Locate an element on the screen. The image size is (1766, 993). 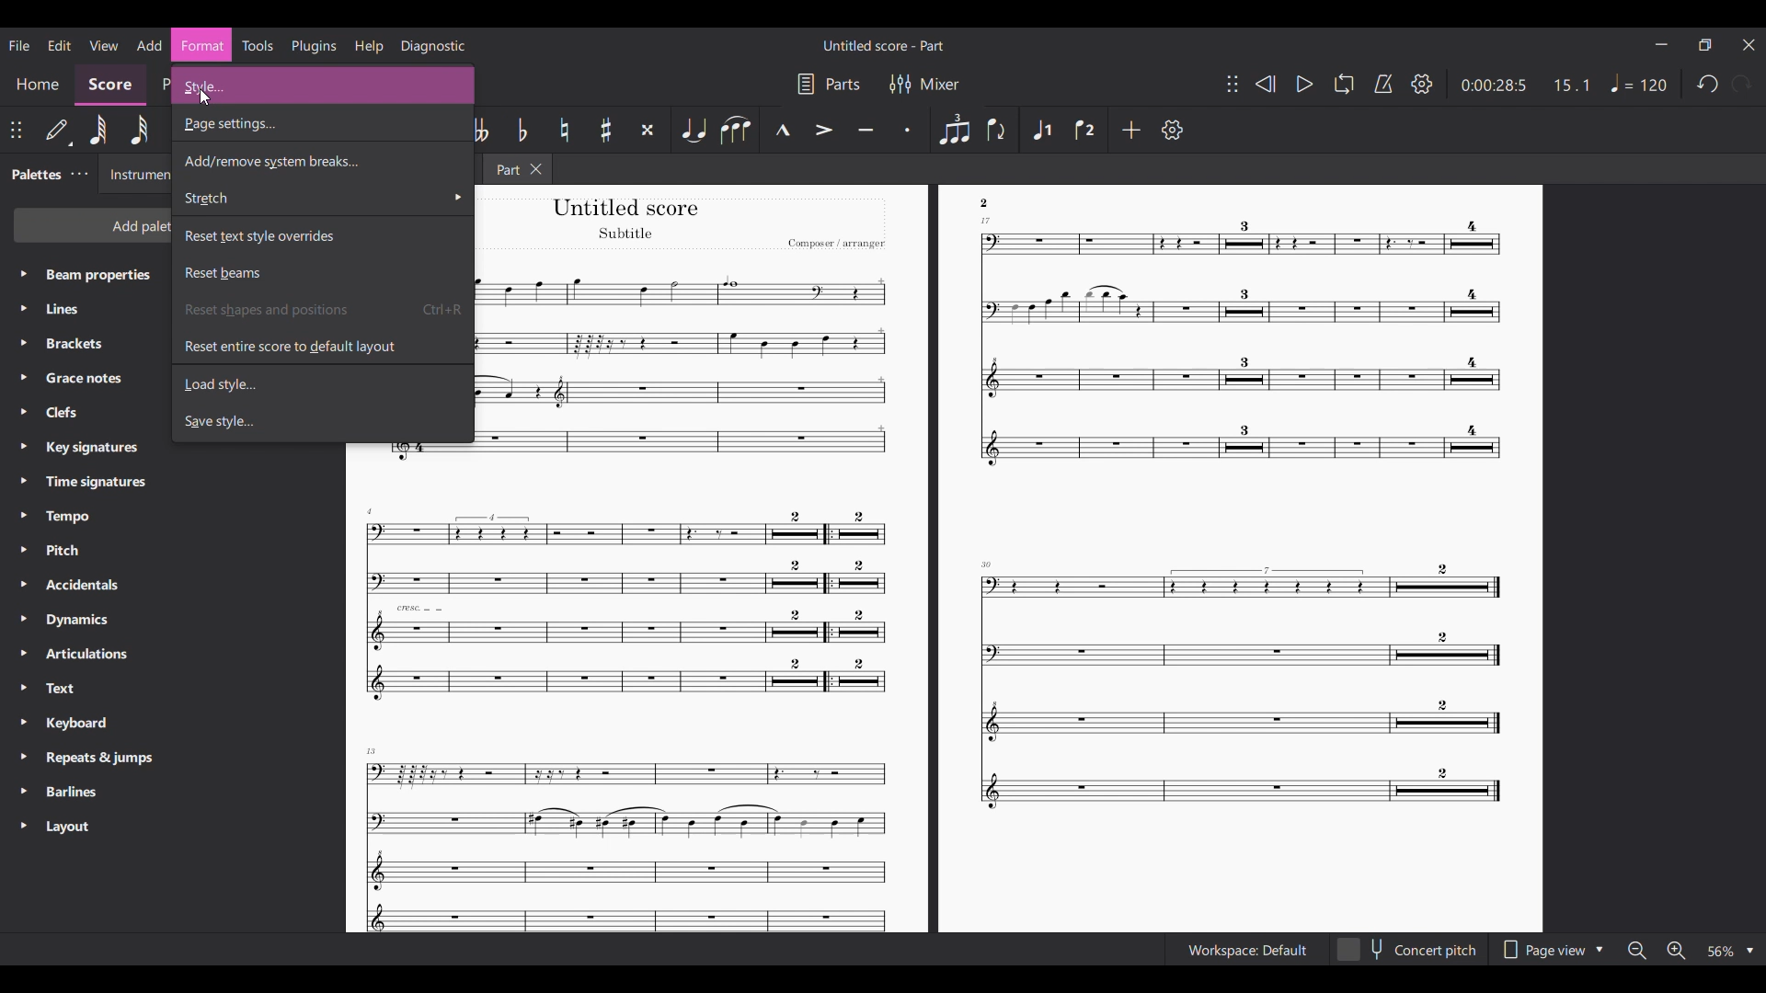
Settings is located at coordinates (1172, 130).